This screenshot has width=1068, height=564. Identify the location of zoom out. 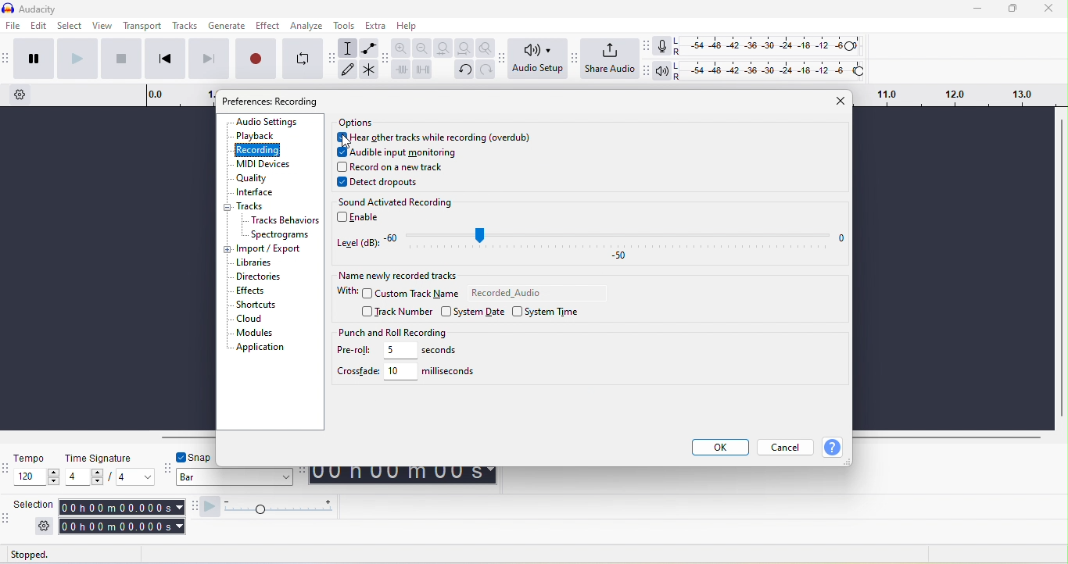
(421, 48).